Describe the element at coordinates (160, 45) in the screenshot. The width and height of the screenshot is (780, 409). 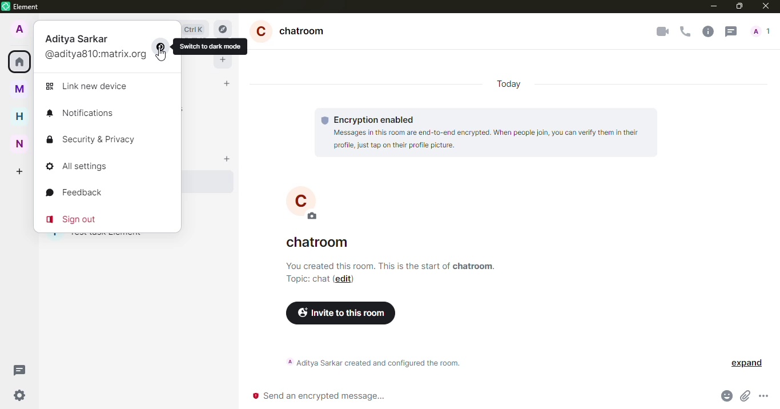
I see `switch mode` at that location.